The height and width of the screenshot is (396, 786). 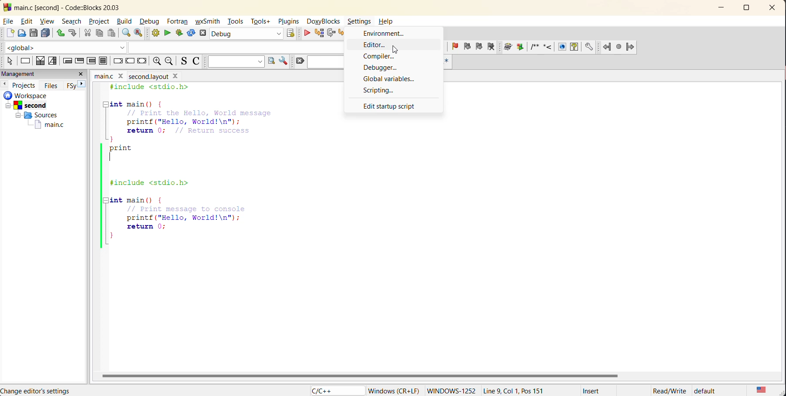 I want to click on minimize, so click(x=724, y=7).